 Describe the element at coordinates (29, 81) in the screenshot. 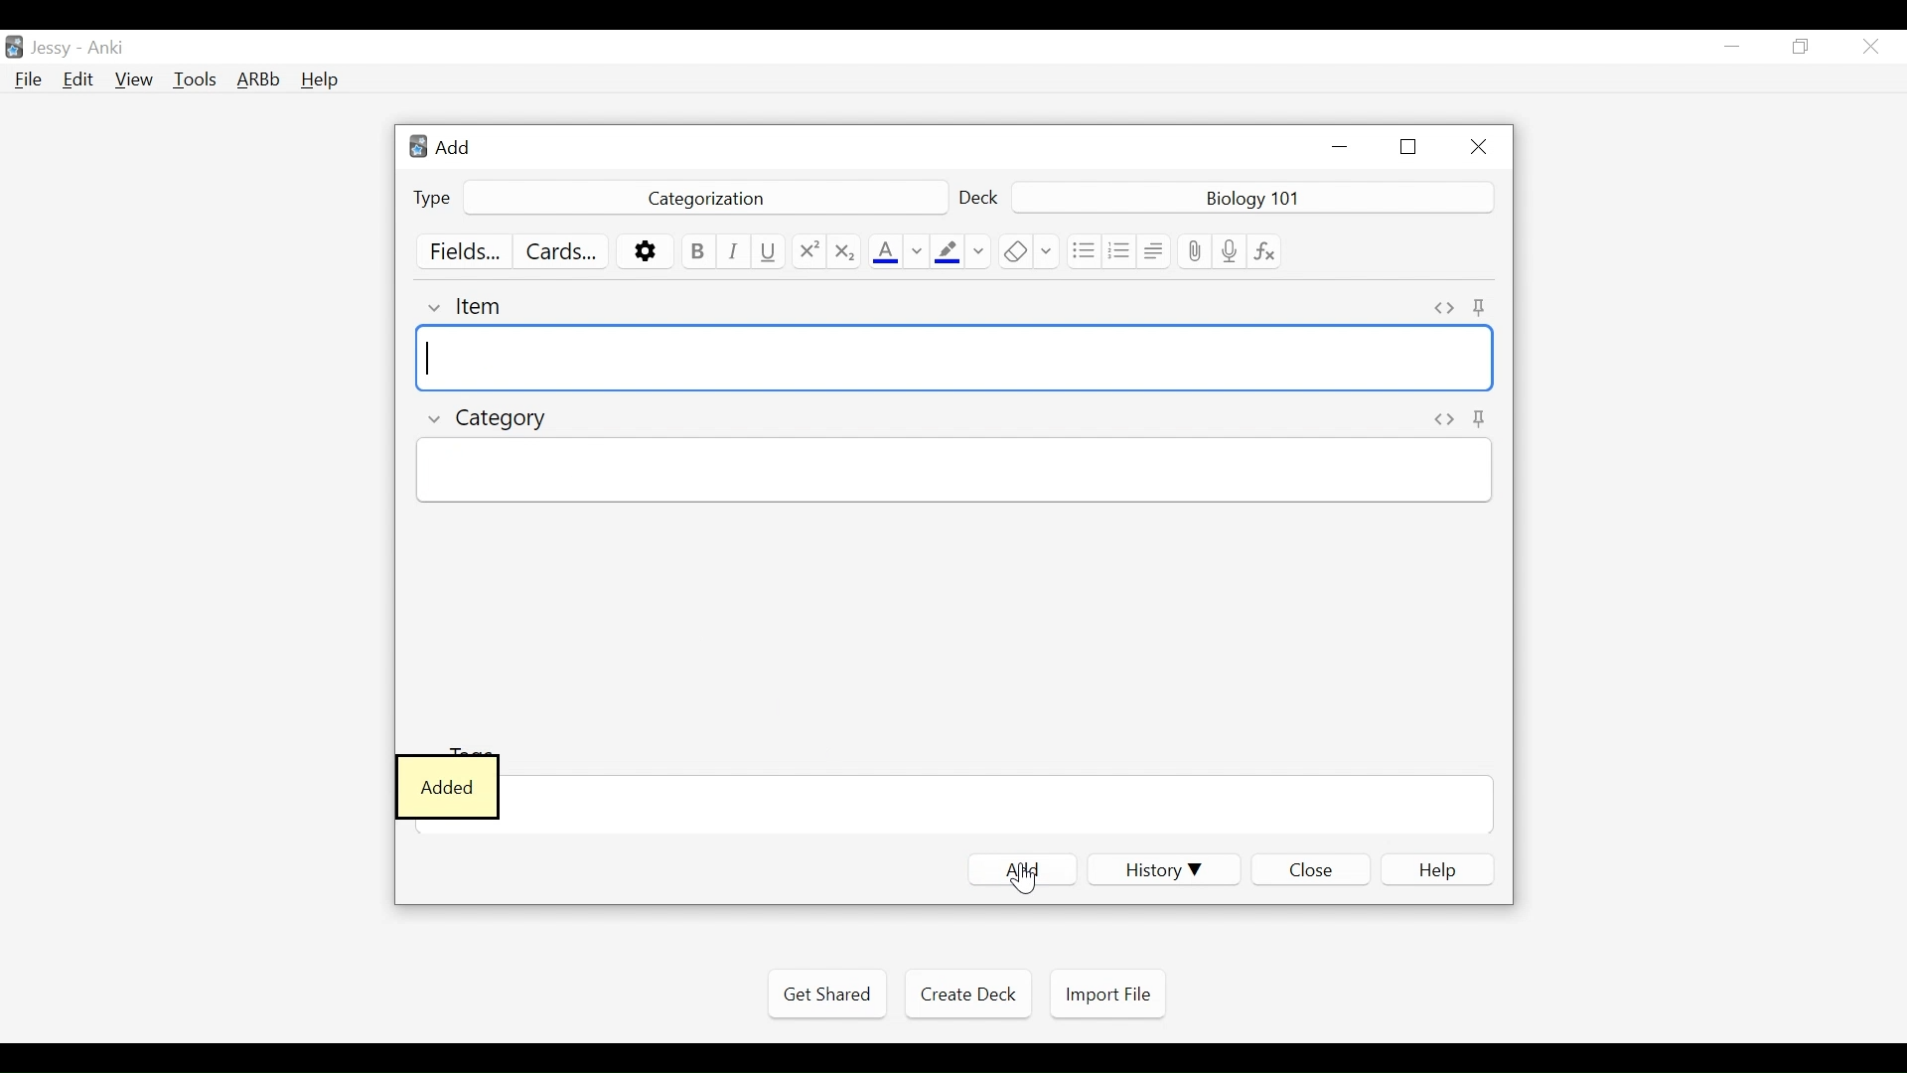

I see `File` at that location.